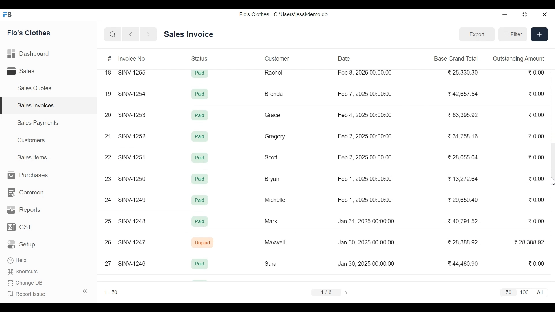  Describe the element at coordinates (108, 136) in the screenshot. I see `21` at that location.